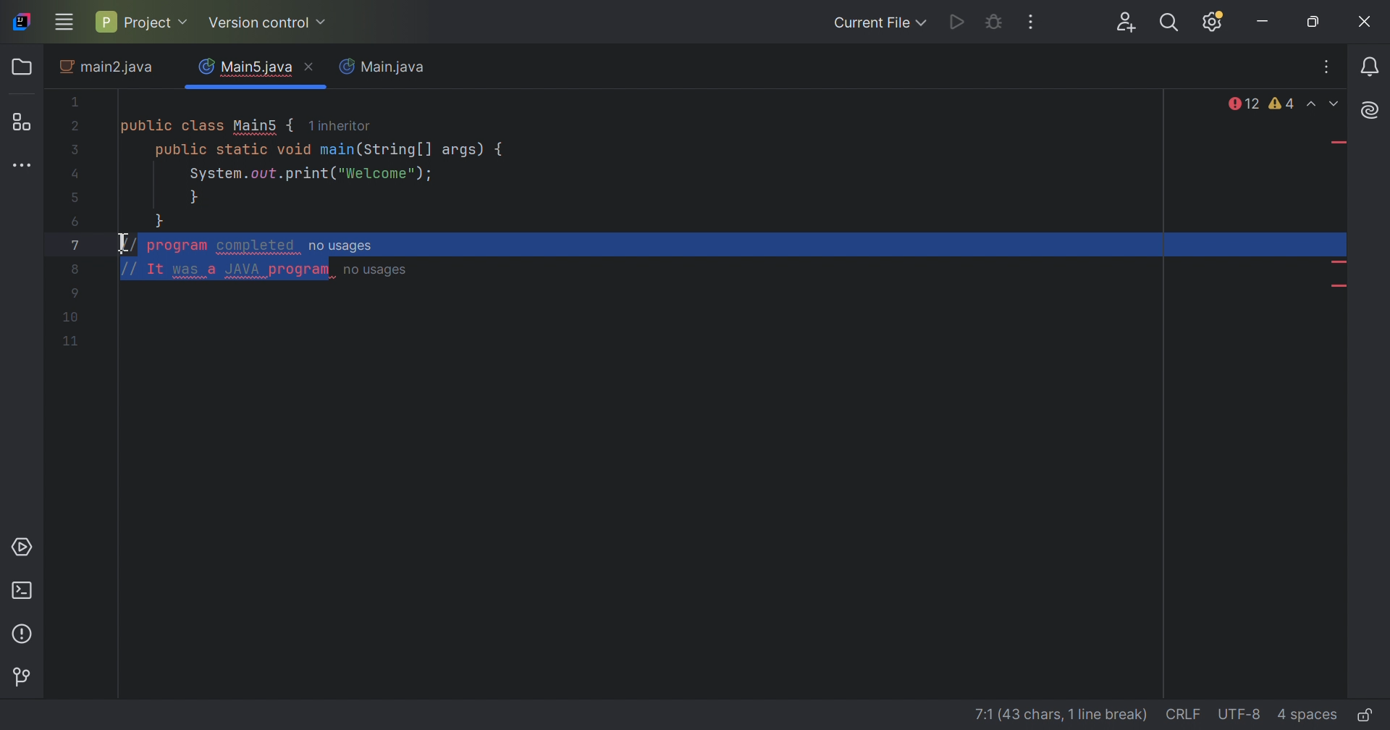 The width and height of the screenshot is (1390, 730). Describe the element at coordinates (313, 68) in the screenshot. I see `Close` at that location.